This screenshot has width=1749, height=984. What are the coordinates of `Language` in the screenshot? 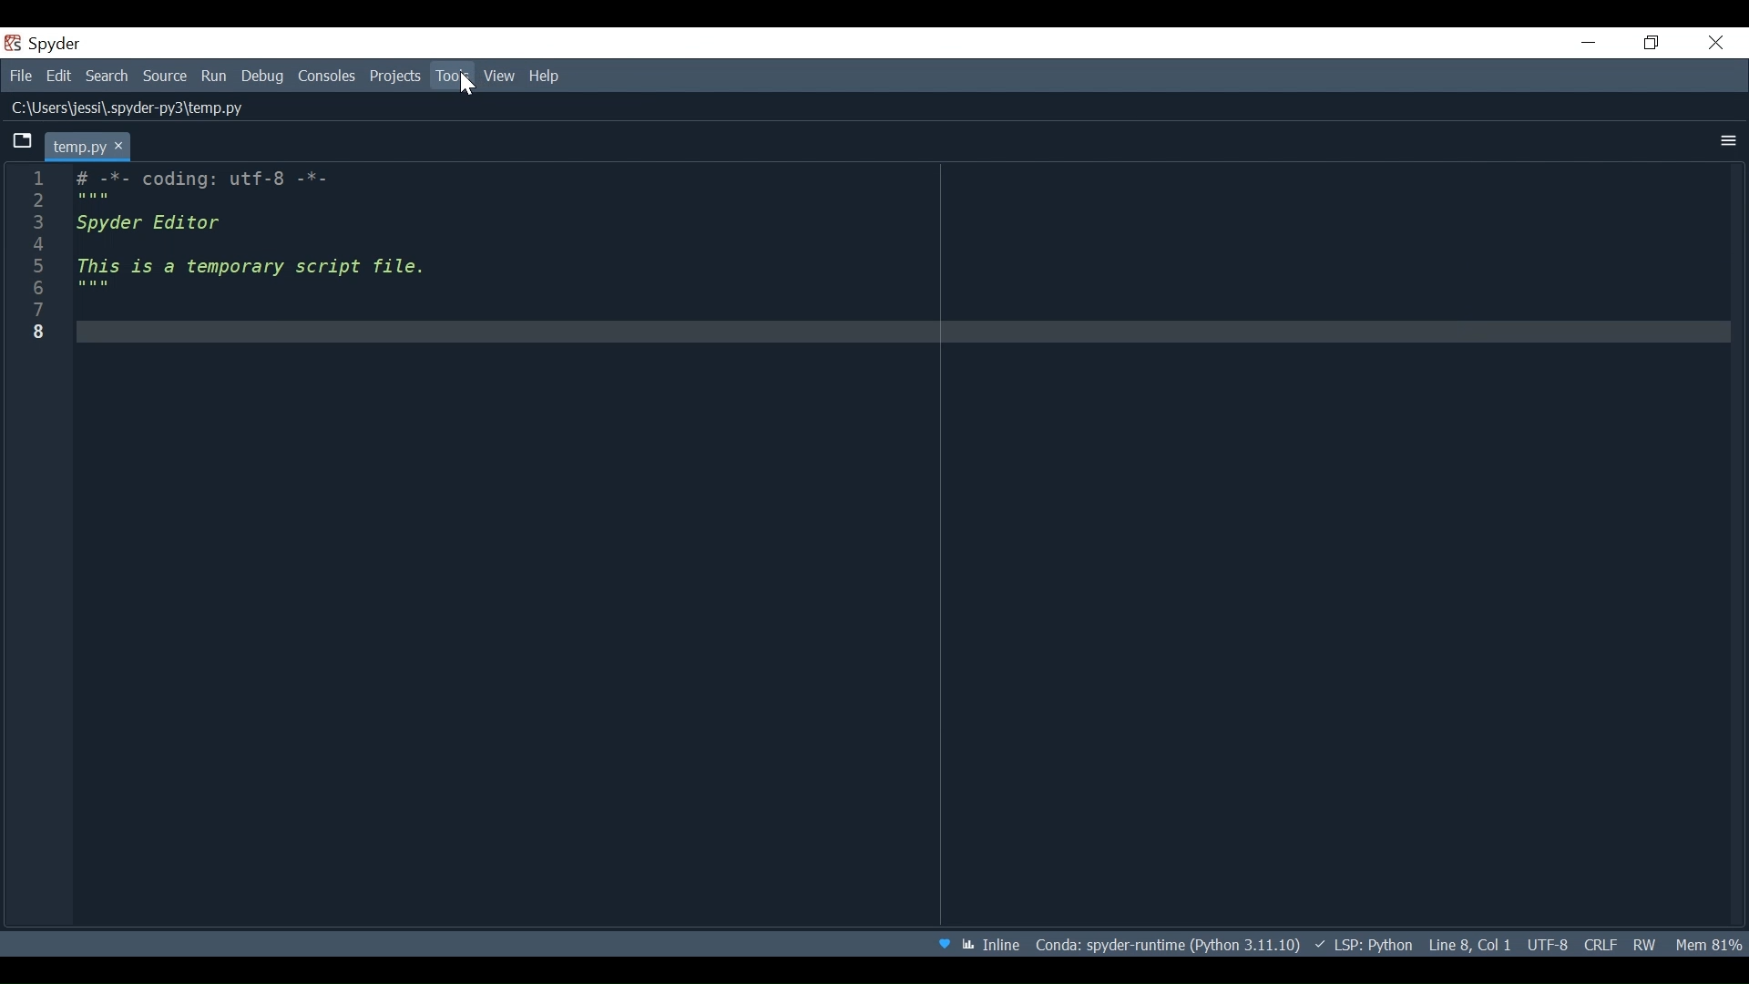 It's located at (1362, 944).